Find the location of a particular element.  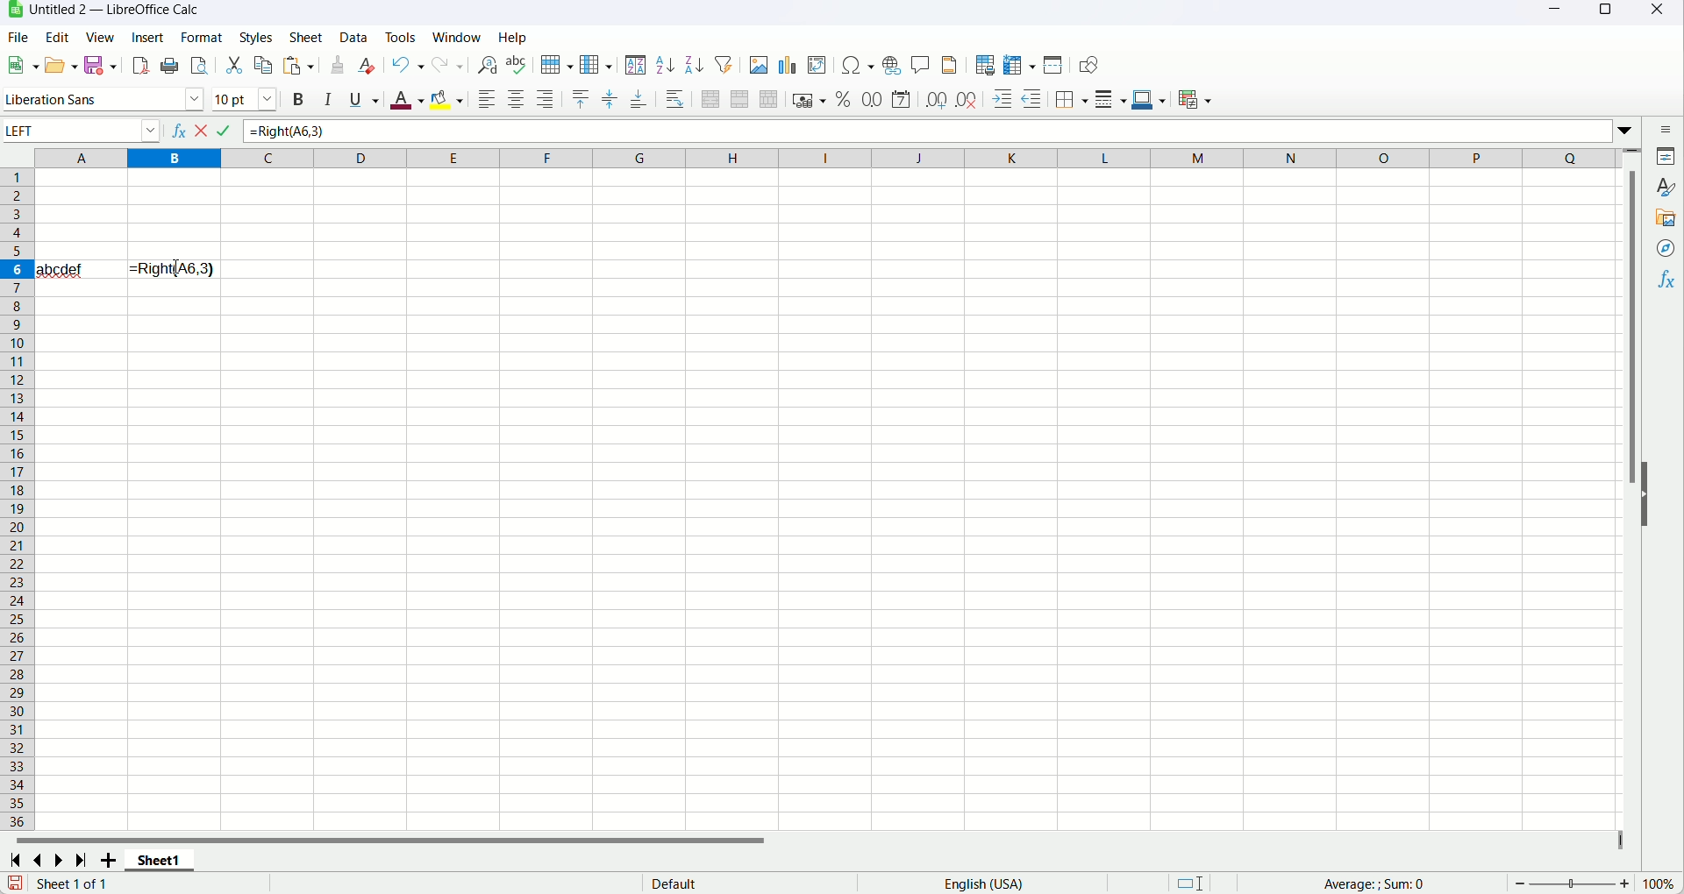

border is located at coordinates (1071, 100).